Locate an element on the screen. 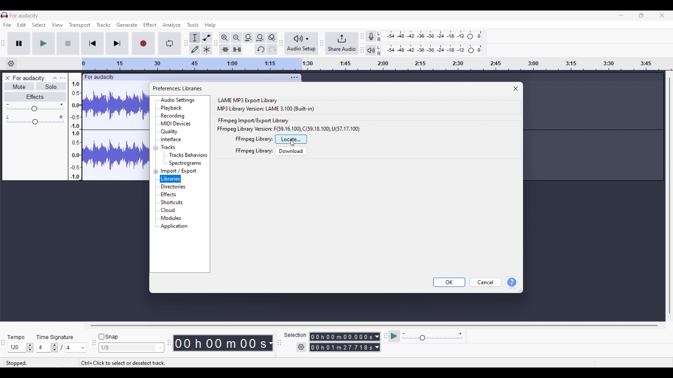 The width and height of the screenshot is (673, 378). play at speed is located at coordinates (394, 336).